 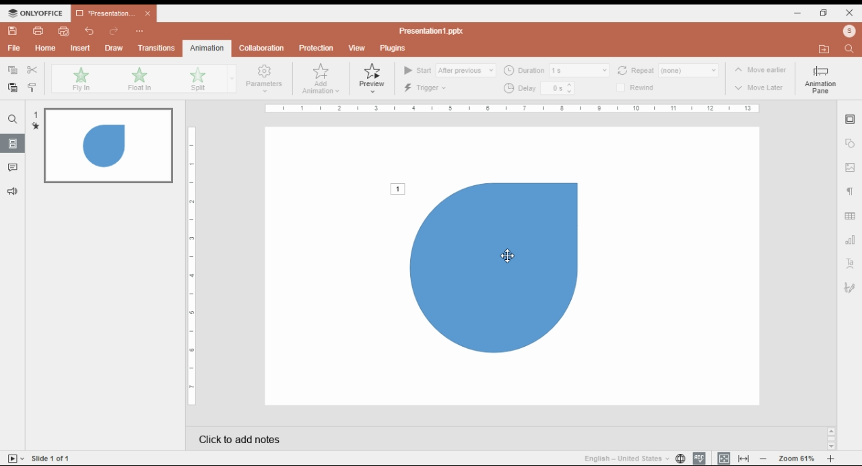 What do you see at coordinates (850, 167) in the screenshot?
I see `image settings` at bounding box center [850, 167].